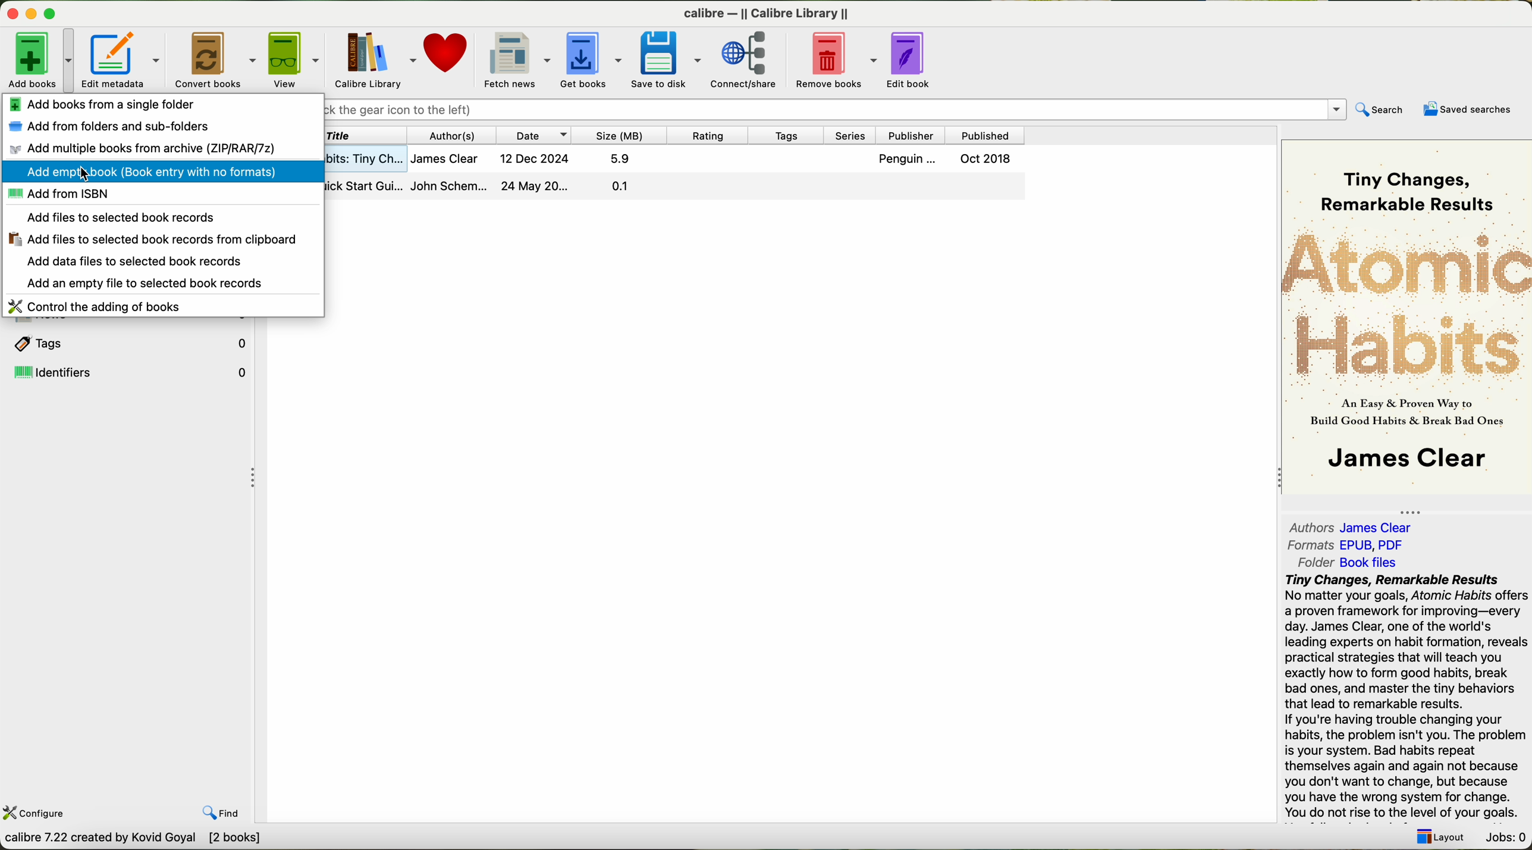 This screenshot has height=850, width=1532. Describe the element at coordinates (128, 372) in the screenshot. I see `identifiers` at that location.